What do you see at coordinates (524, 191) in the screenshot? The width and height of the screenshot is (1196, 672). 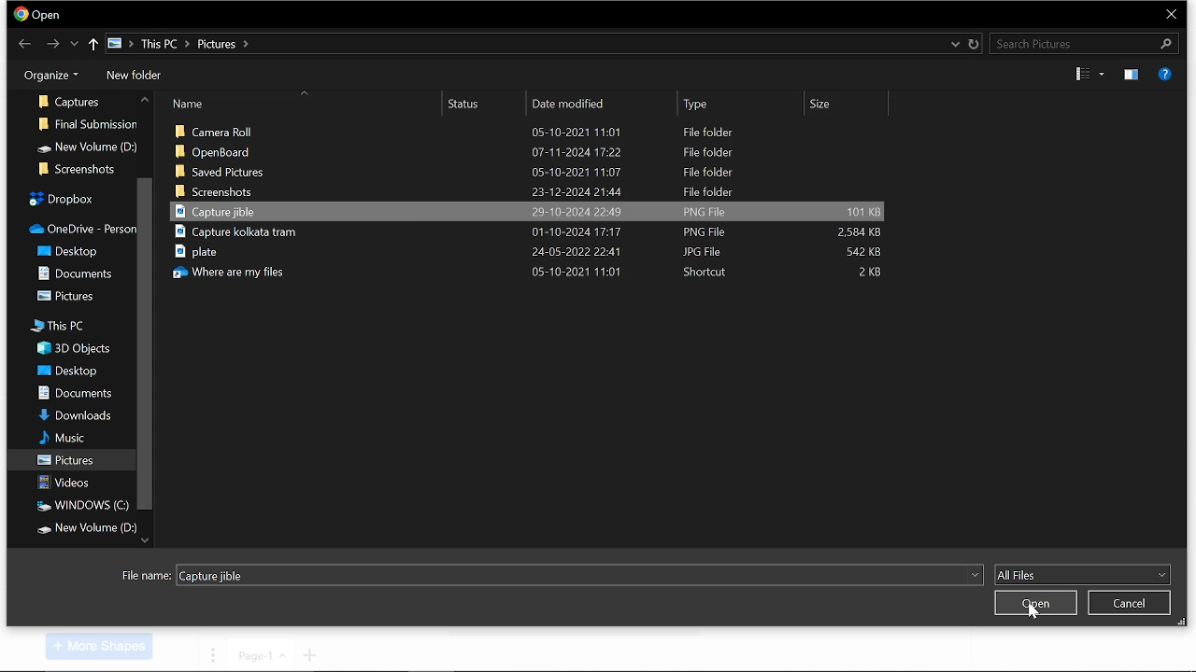 I see `files` at bounding box center [524, 191].